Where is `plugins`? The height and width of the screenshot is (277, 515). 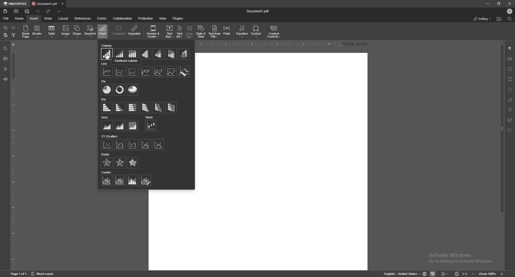 plugins is located at coordinates (178, 19).